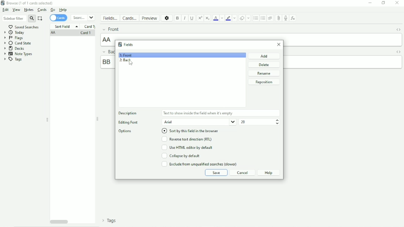  What do you see at coordinates (128, 123) in the screenshot?
I see `Editing Font` at bounding box center [128, 123].